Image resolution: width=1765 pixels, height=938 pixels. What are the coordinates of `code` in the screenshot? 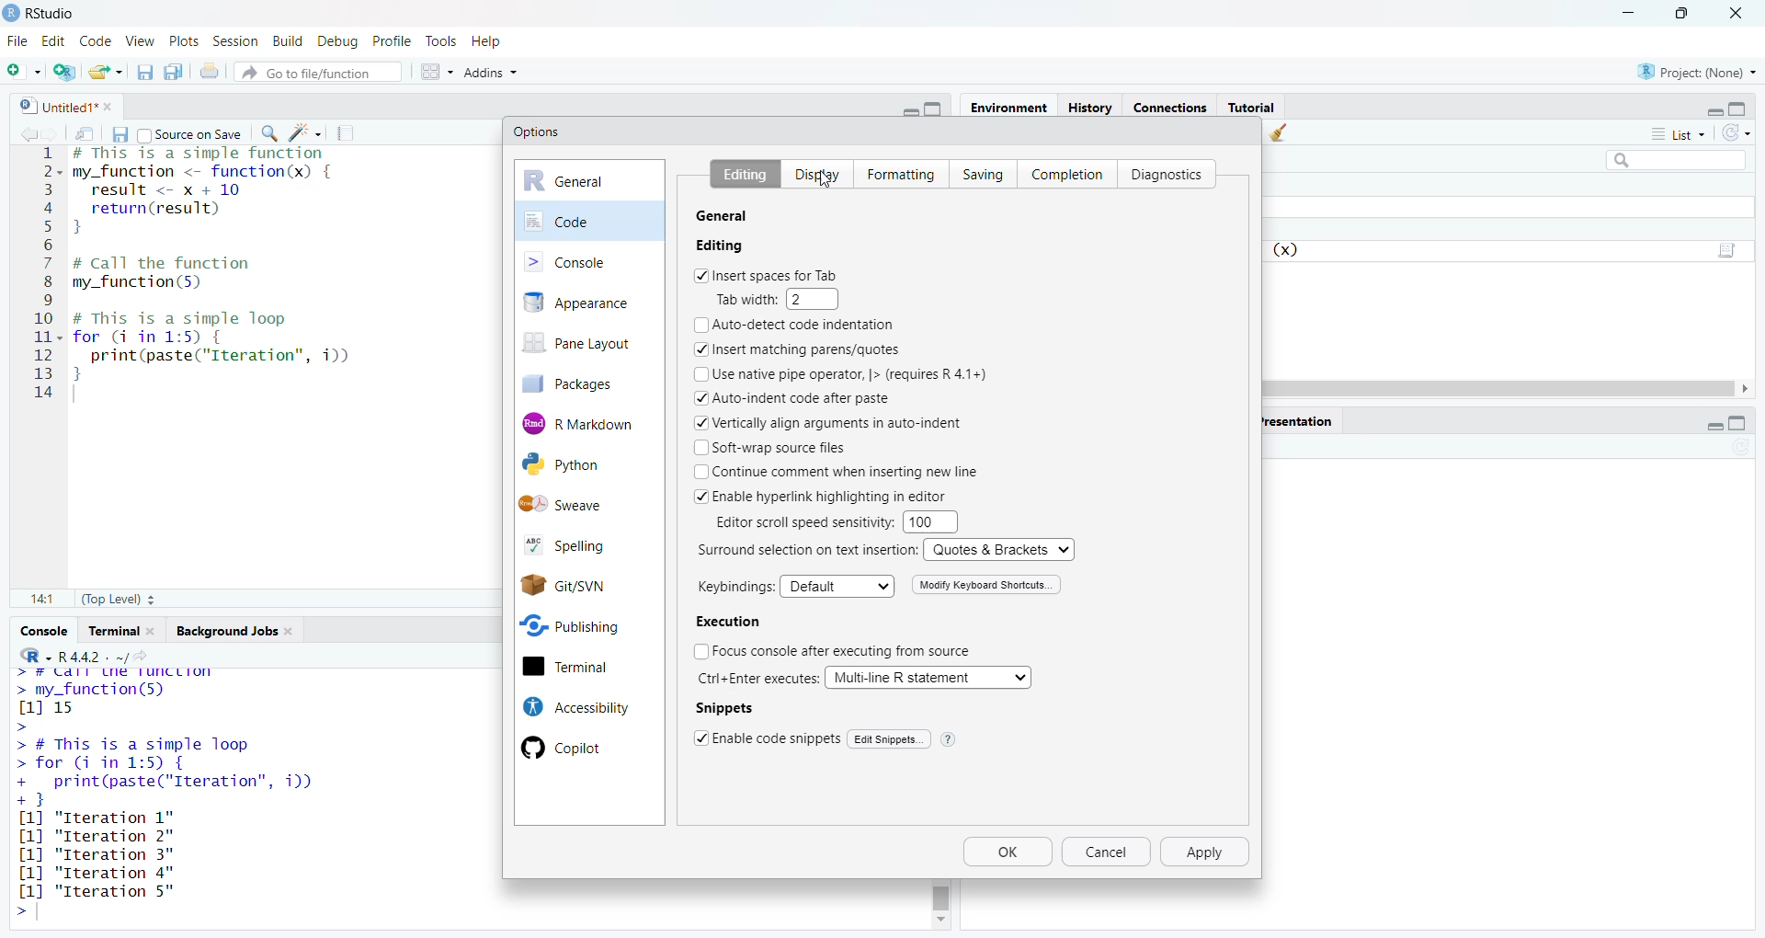 It's located at (590, 220).